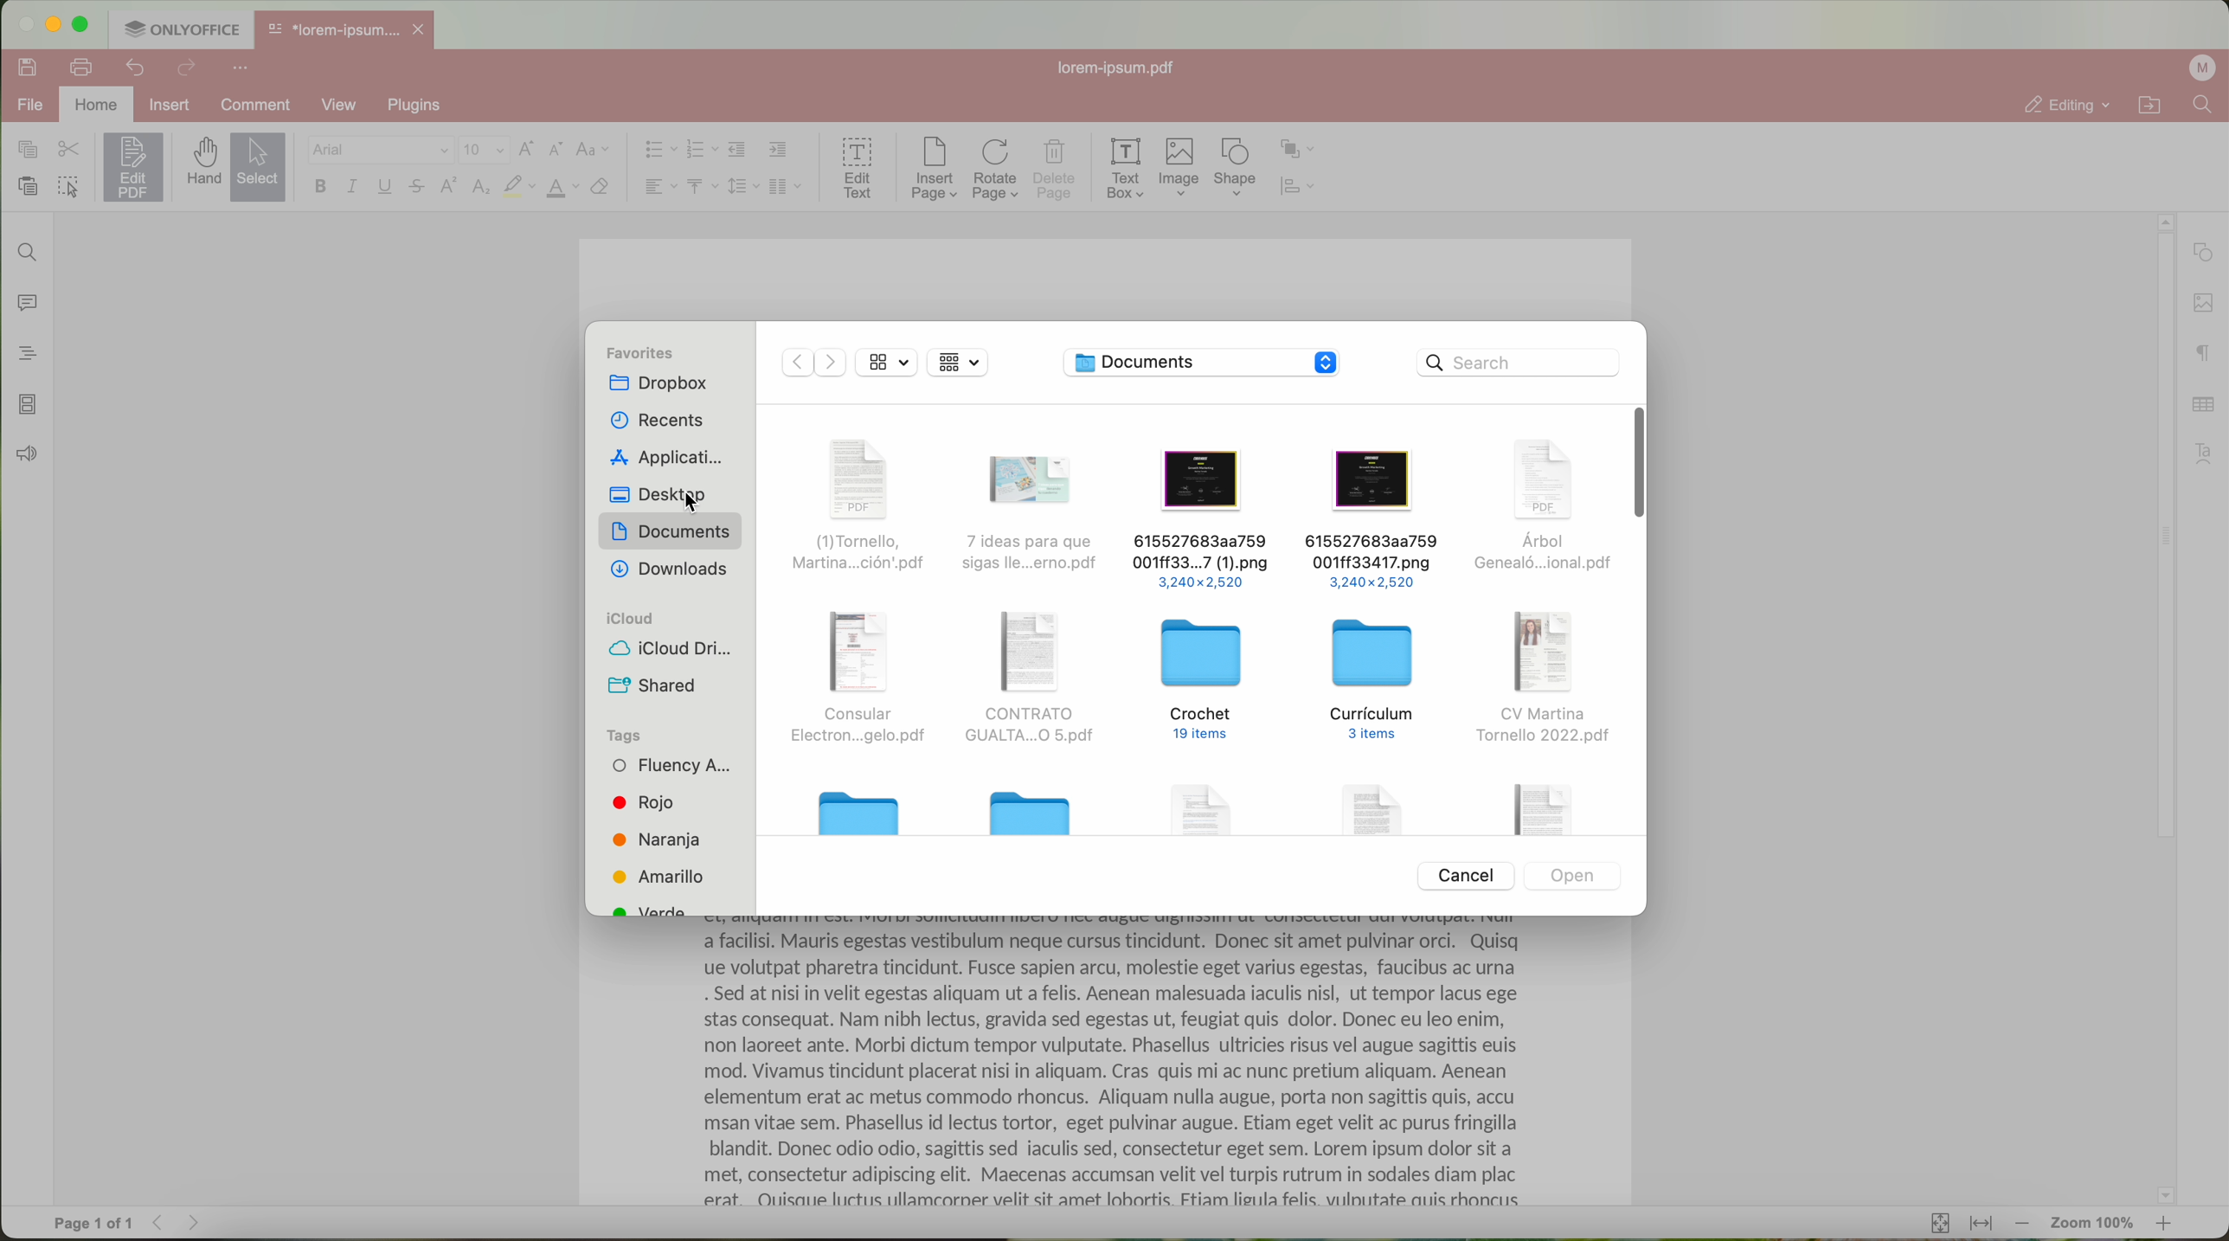  What do you see at coordinates (886, 361) in the screenshot?
I see `view` at bounding box center [886, 361].